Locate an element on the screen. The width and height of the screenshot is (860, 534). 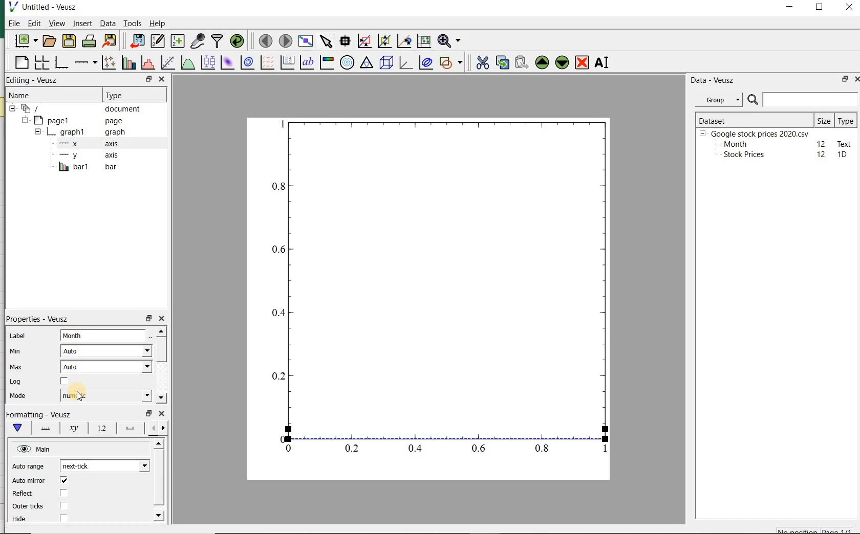
arrange graphs in a grid is located at coordinates (40, 63).